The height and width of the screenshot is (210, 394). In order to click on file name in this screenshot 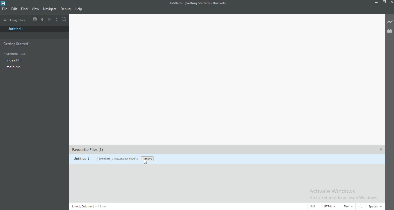, I will do `click(104, 158)`.